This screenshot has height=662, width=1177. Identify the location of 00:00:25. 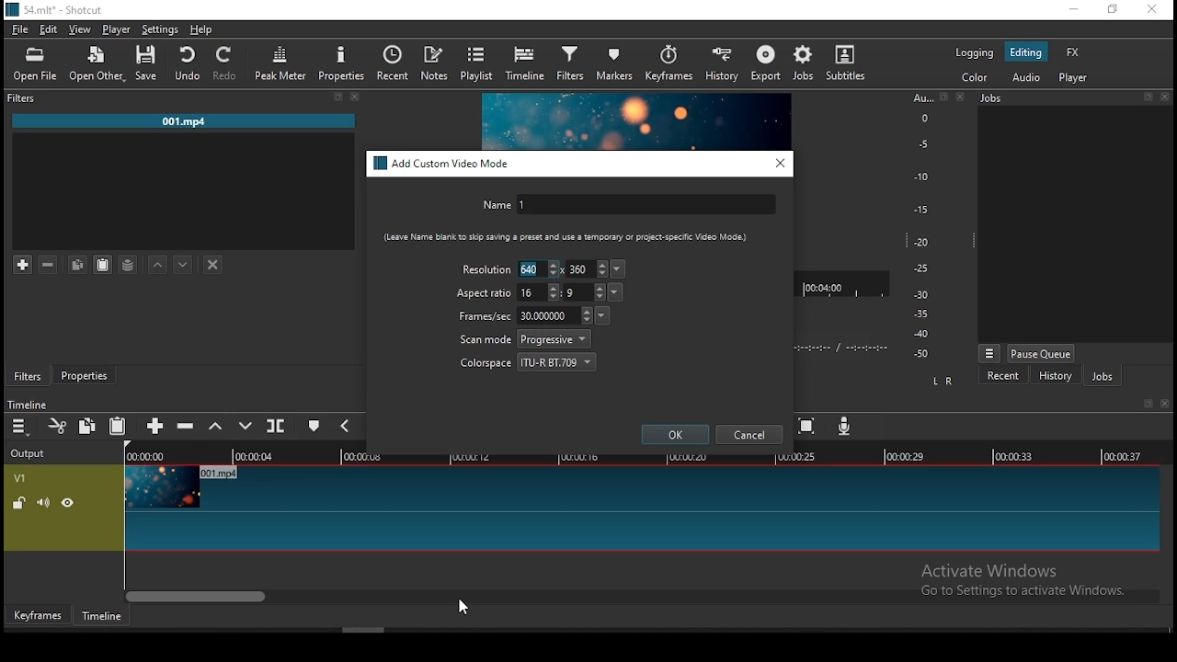
(794, 457).